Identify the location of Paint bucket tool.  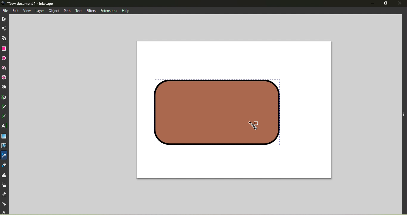
(5, 166).